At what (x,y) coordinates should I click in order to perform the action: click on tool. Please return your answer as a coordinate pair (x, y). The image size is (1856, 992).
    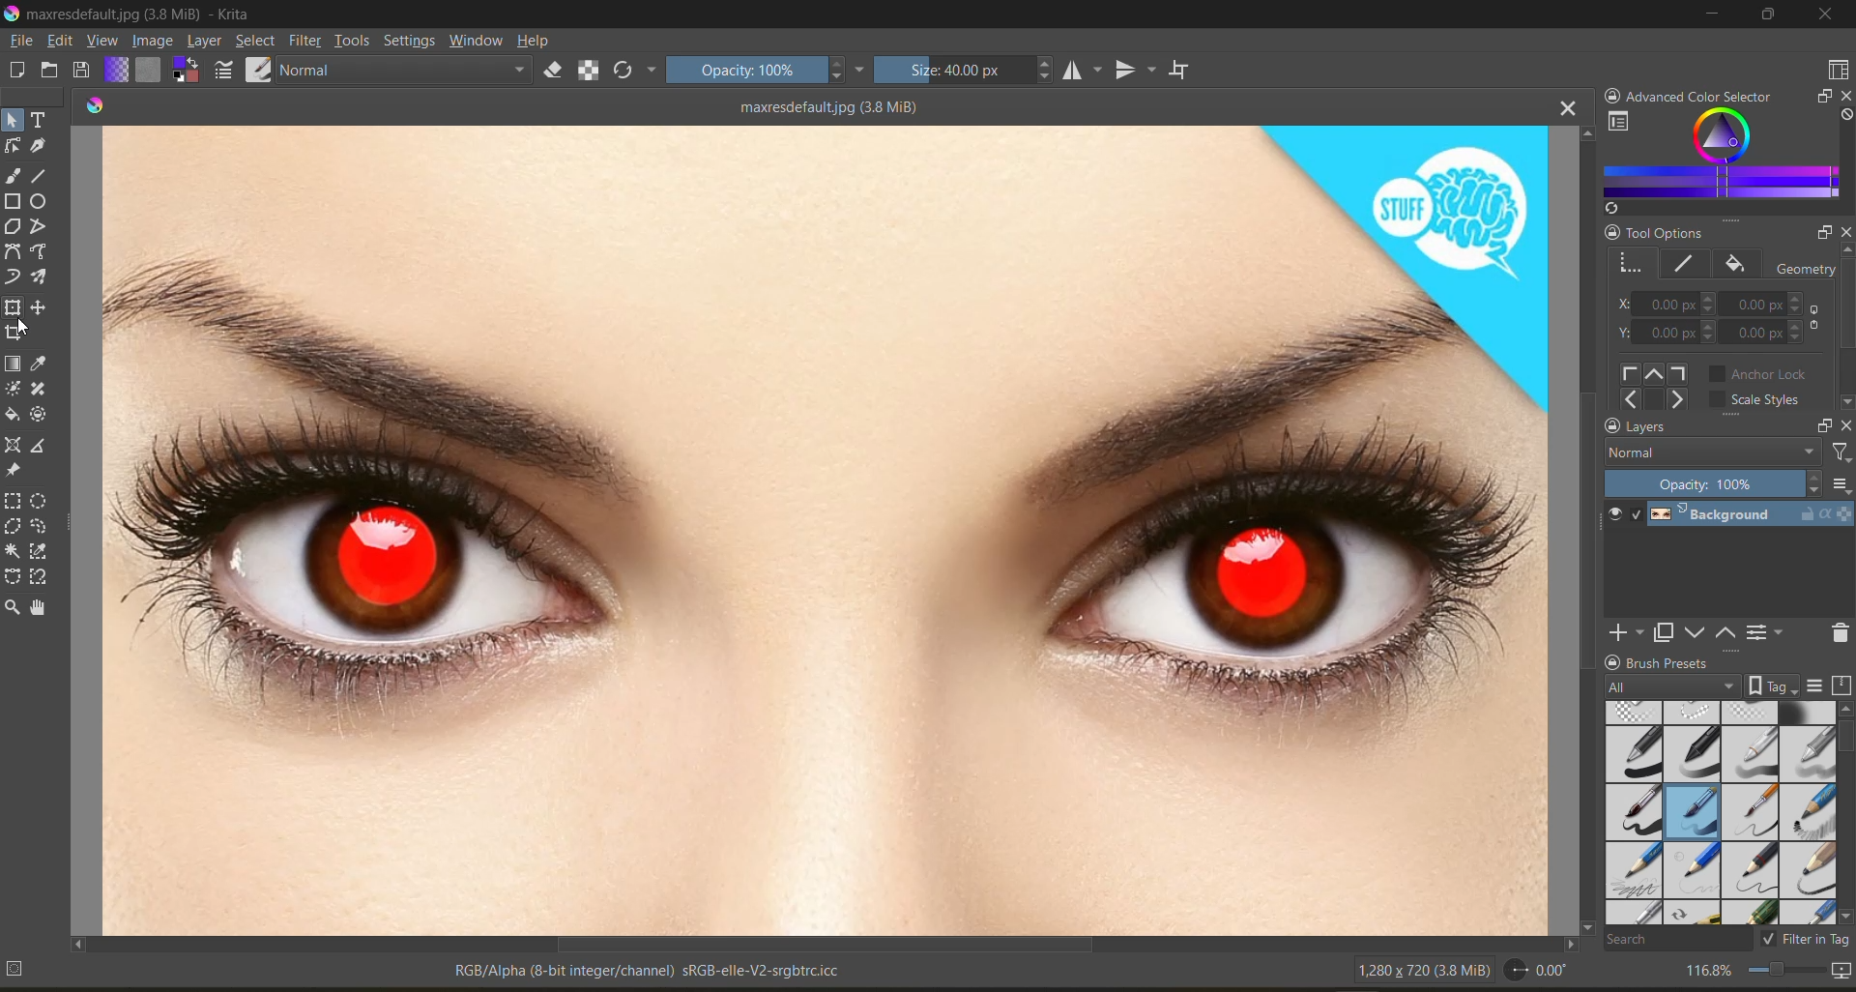
    Looking at the image, I should click on (12, 526).